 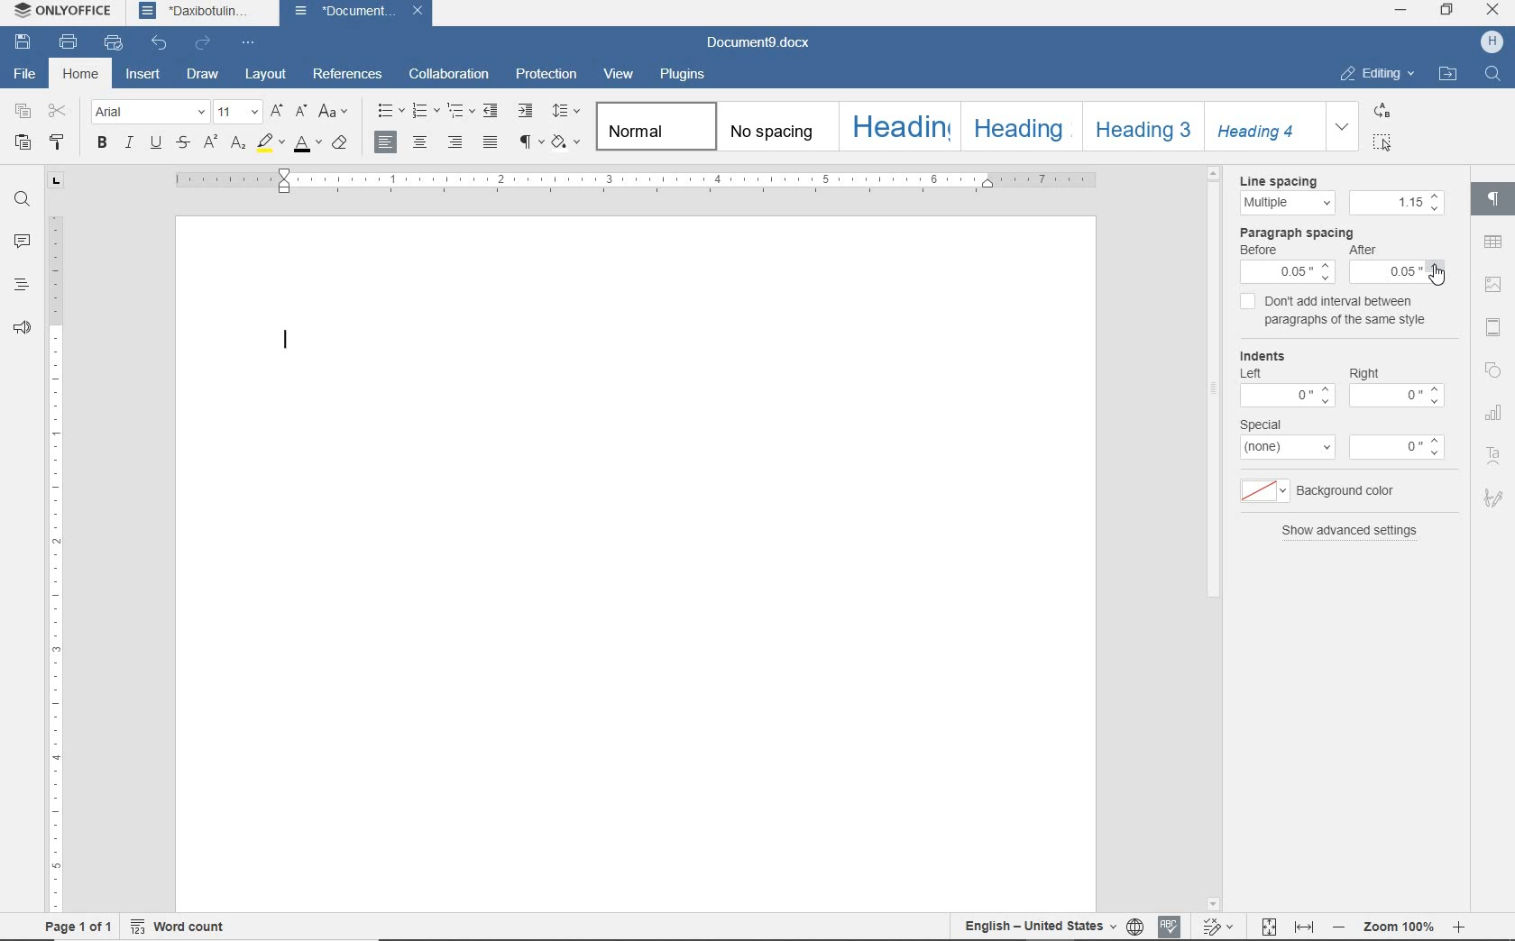 What do you see at coordinates (1493, 326) in the screenshot?
I see `header and footer` at bounding box center [1493, 326].